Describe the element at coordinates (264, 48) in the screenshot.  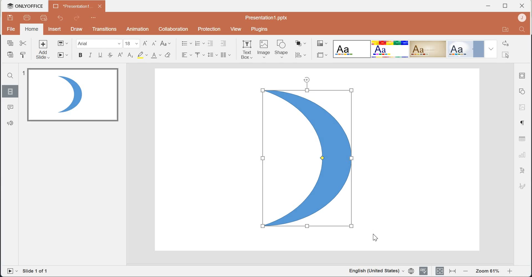
I see `Image` at that location.